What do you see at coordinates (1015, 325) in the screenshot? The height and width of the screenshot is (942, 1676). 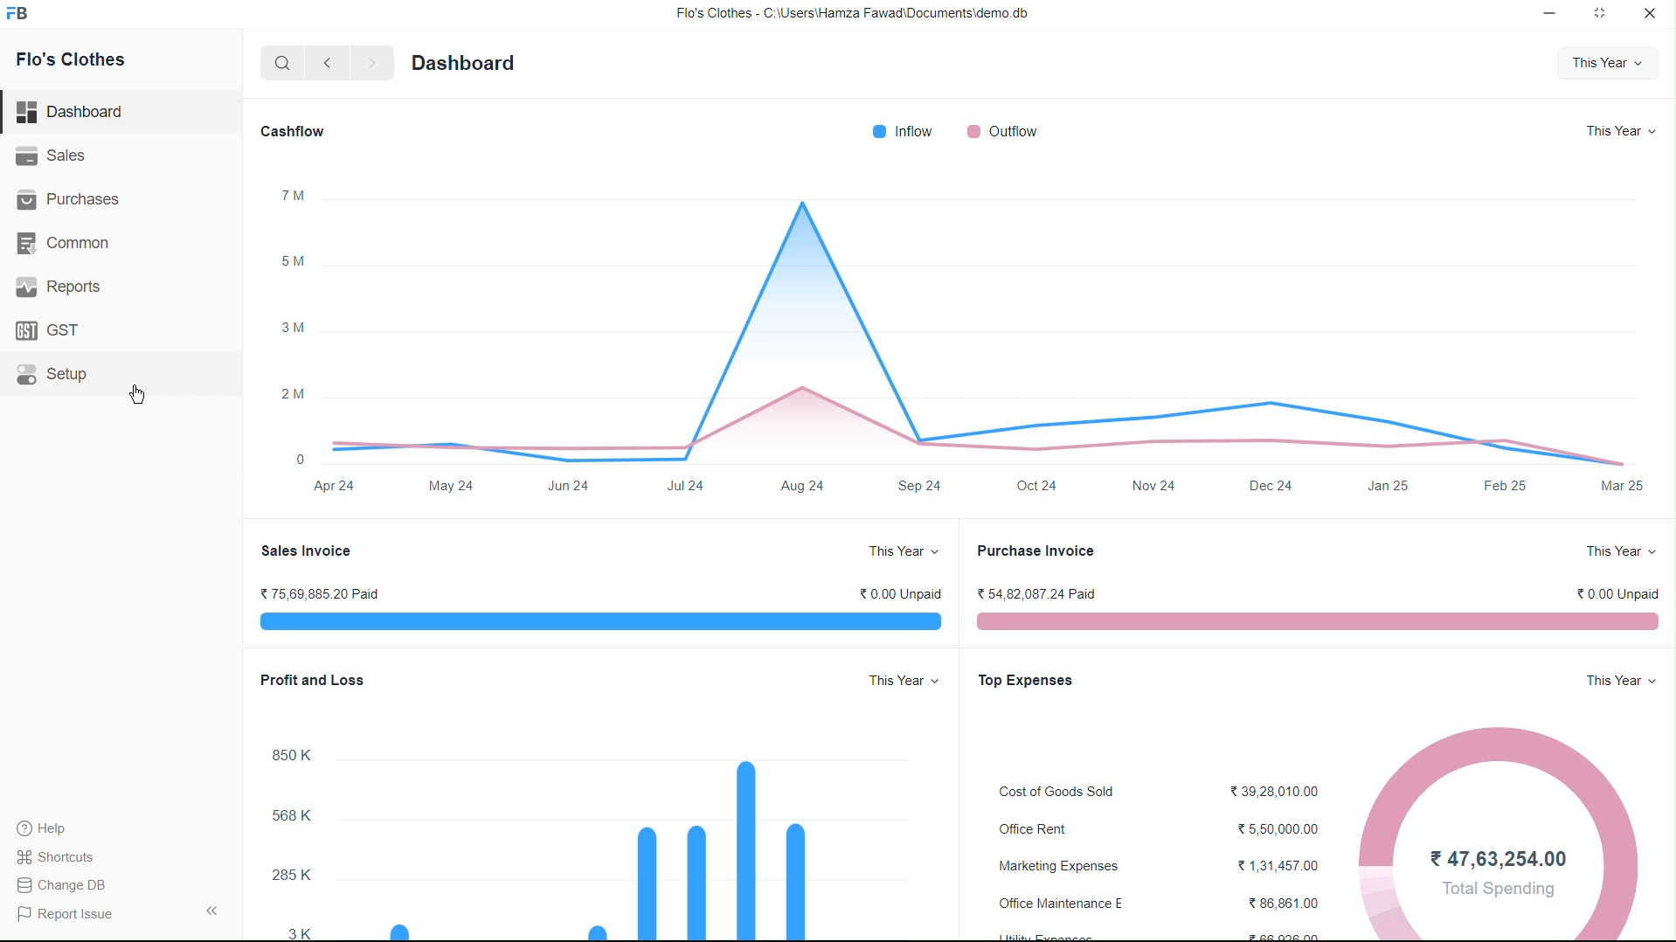 I see `Graph` at bounding box center [1015, 325].